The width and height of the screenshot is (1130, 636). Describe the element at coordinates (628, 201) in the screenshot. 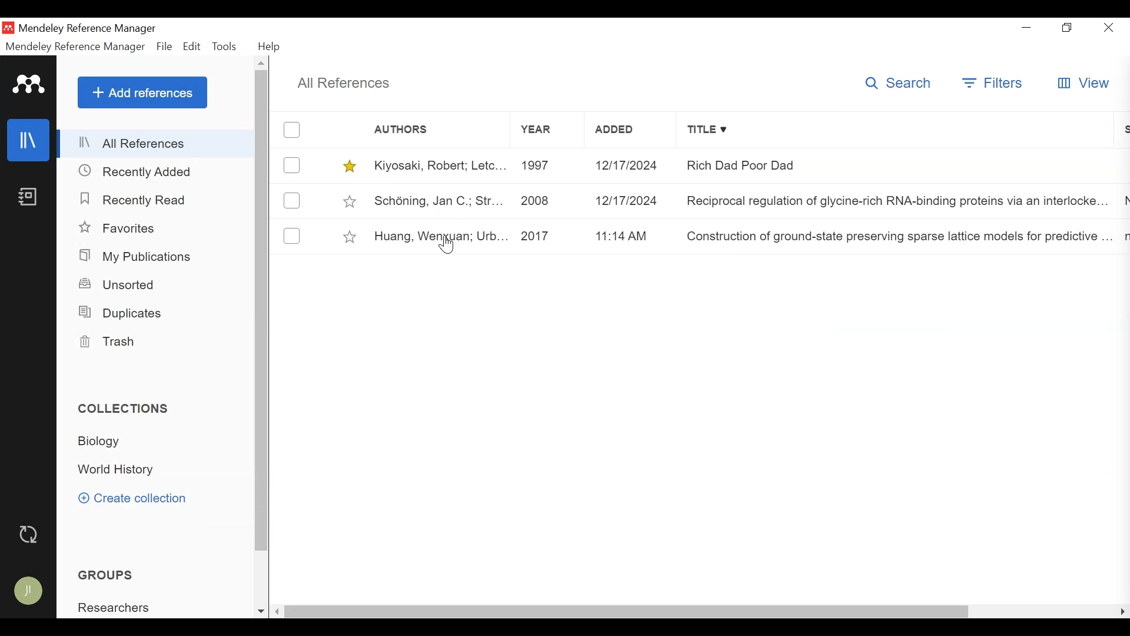

I see `12/17/2024` at that location.